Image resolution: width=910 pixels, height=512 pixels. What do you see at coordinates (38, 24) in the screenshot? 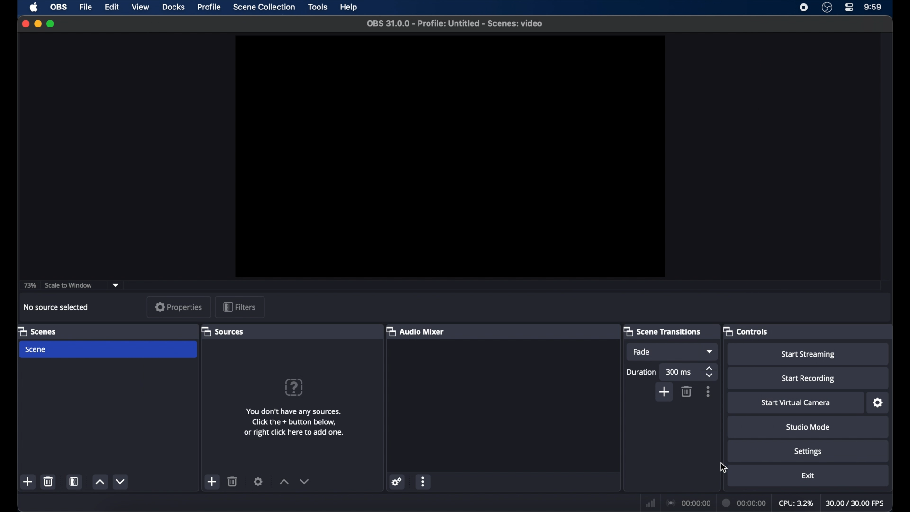
I see `minimize` at bounding box center [38, 24].